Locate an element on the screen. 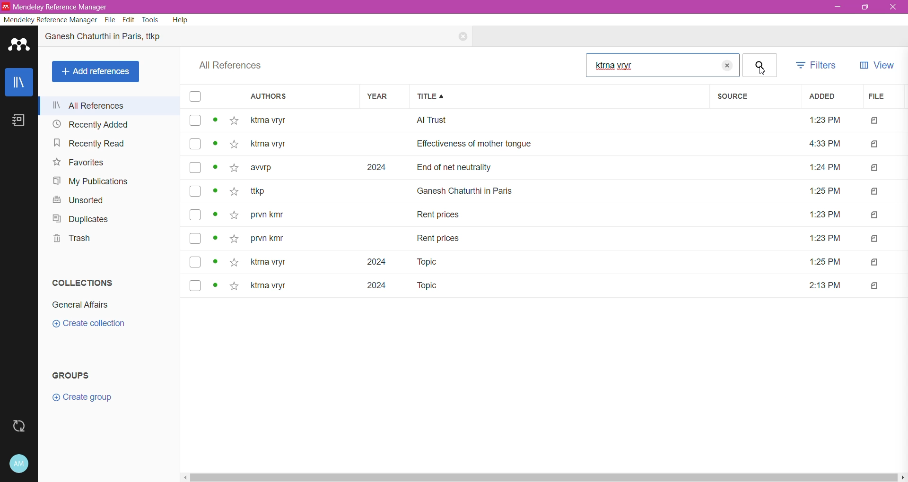  Collections is located at coordinates (84, 282).